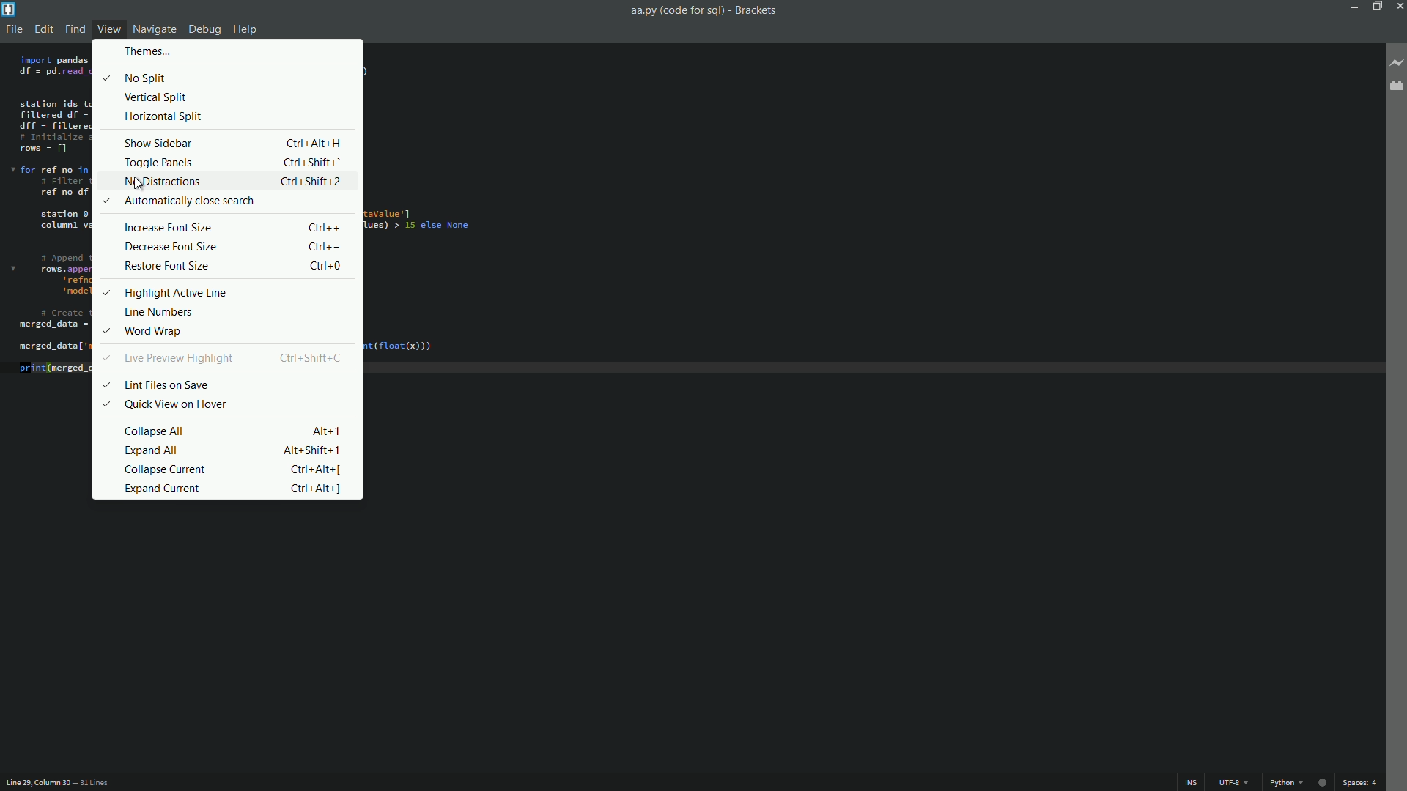 The height and width of the screenshot is (791, 1407). Describe the element at coordinates (1398, 6) in the screenshot. I see `close app button` at that location.